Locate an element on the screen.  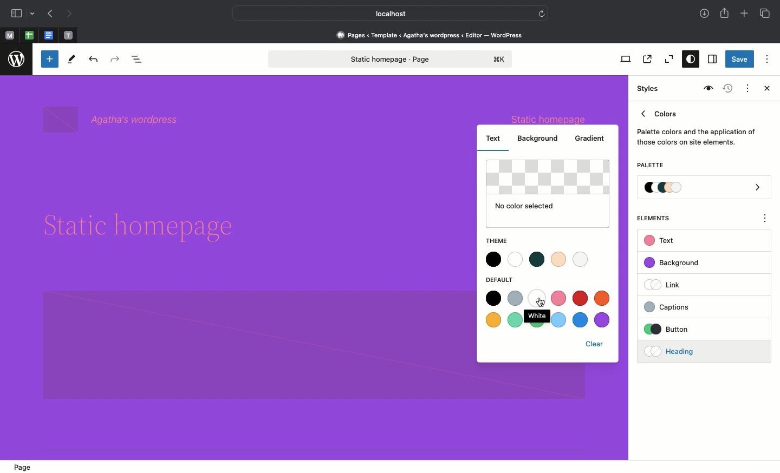
Downloads is located at coordinates (705, 15).